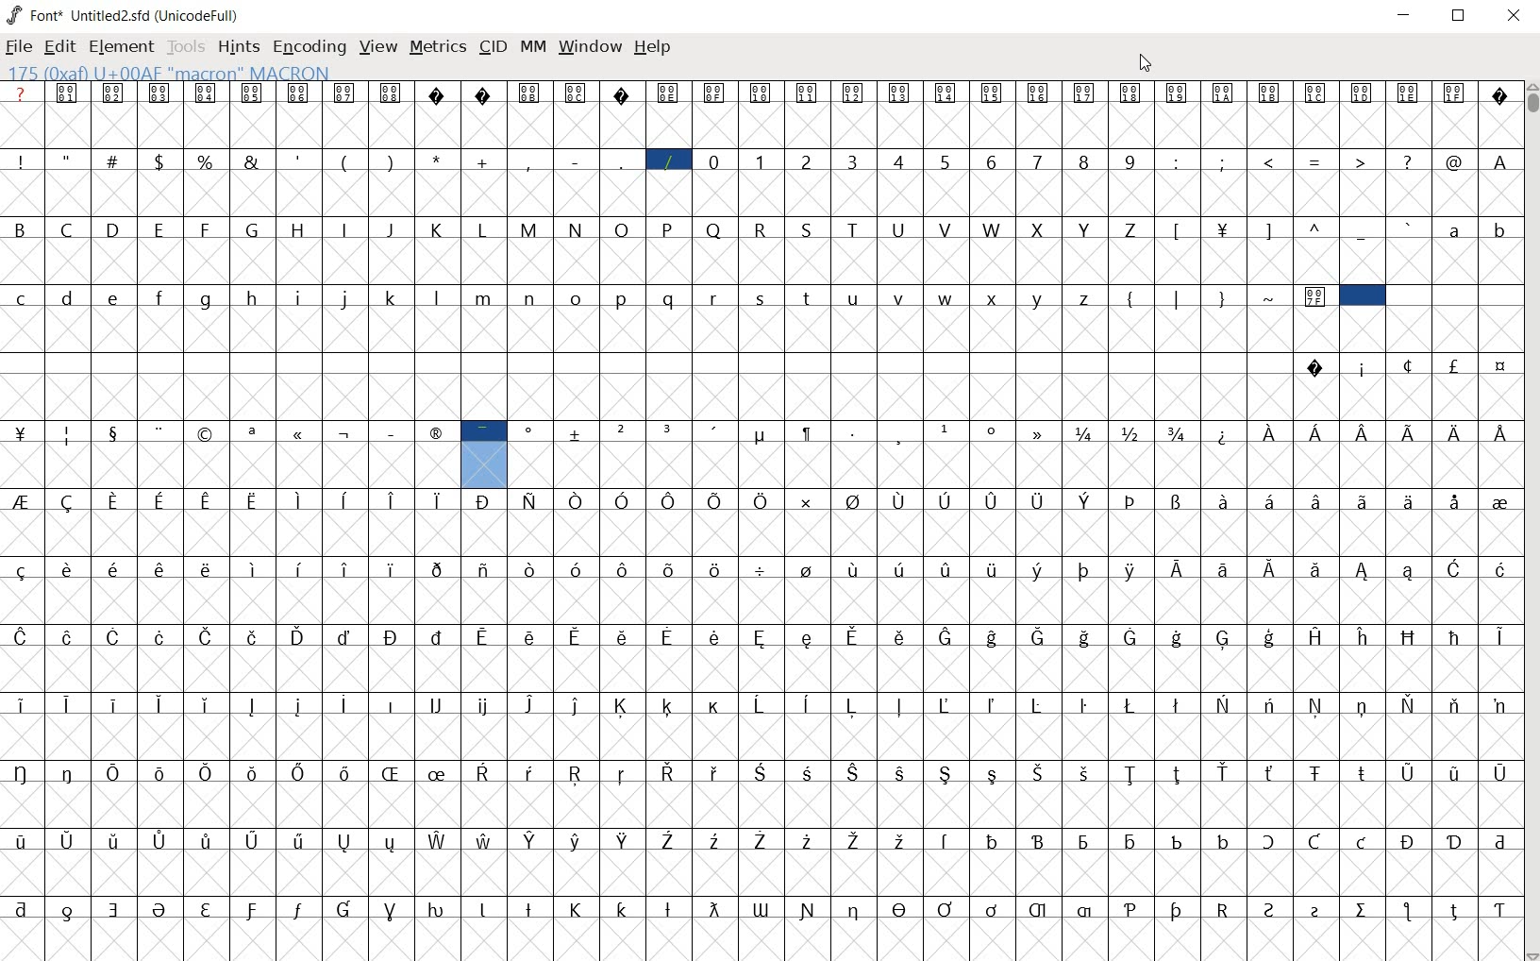 The image size is (1540, 961). Describe the element at coordinates (653, 49) in the screenshot. I see `HELP` at that location.